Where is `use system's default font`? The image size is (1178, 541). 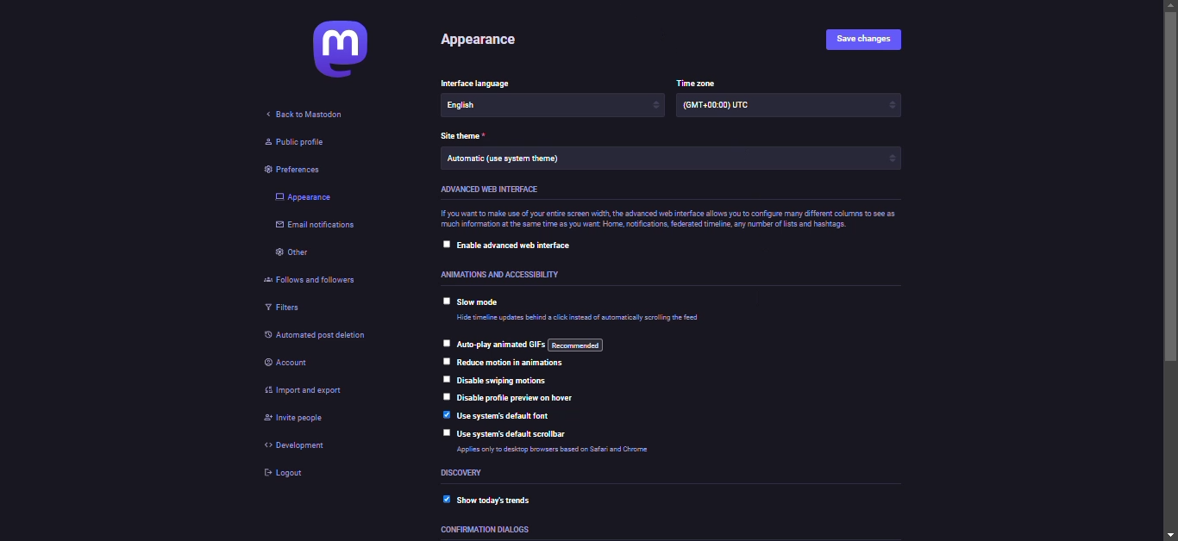 use system's default font is located at coordinates (508, 415).